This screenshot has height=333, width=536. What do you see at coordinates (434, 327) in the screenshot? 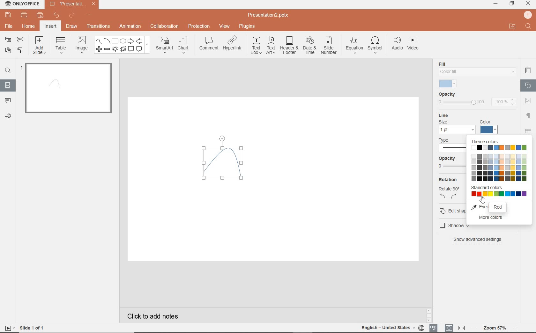
I see `SPELL CHECKING` at bounding box center [434, 327].